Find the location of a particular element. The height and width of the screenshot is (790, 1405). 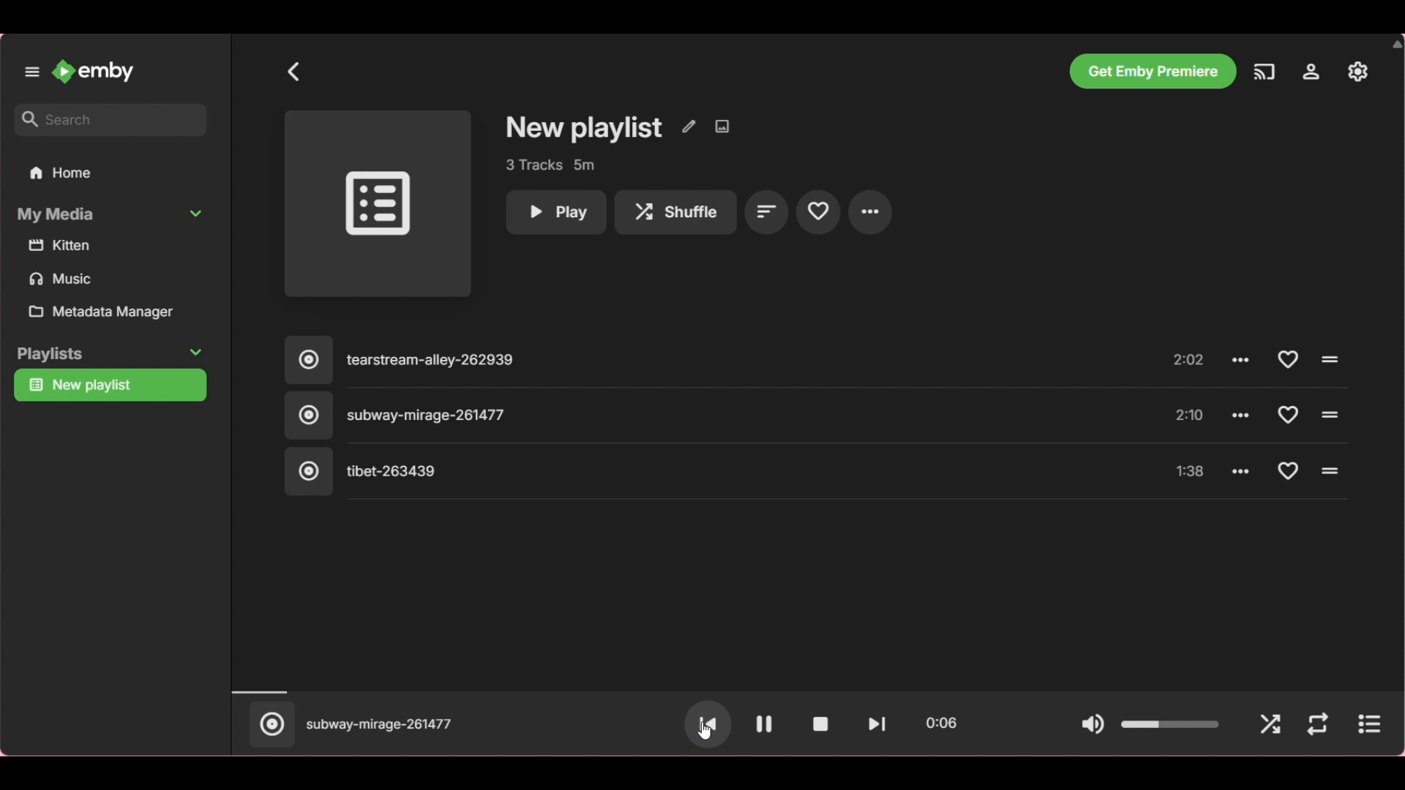

Name of current song, Song 2 is located at coordinates (380, 726).